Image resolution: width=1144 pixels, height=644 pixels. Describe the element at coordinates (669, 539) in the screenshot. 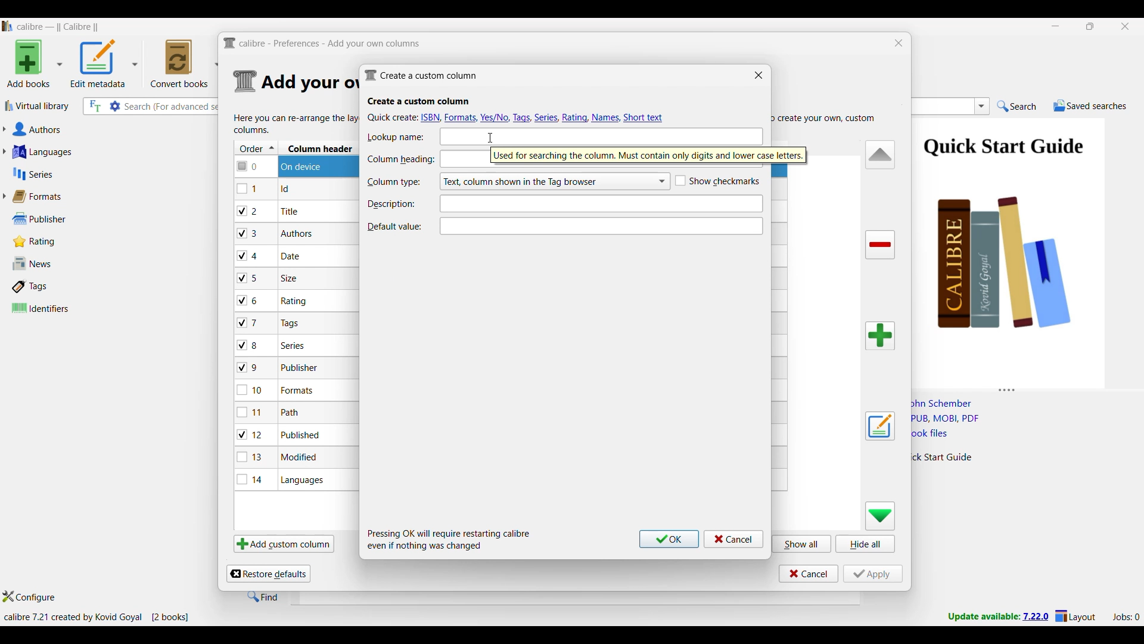

I see `Ok` at that location.